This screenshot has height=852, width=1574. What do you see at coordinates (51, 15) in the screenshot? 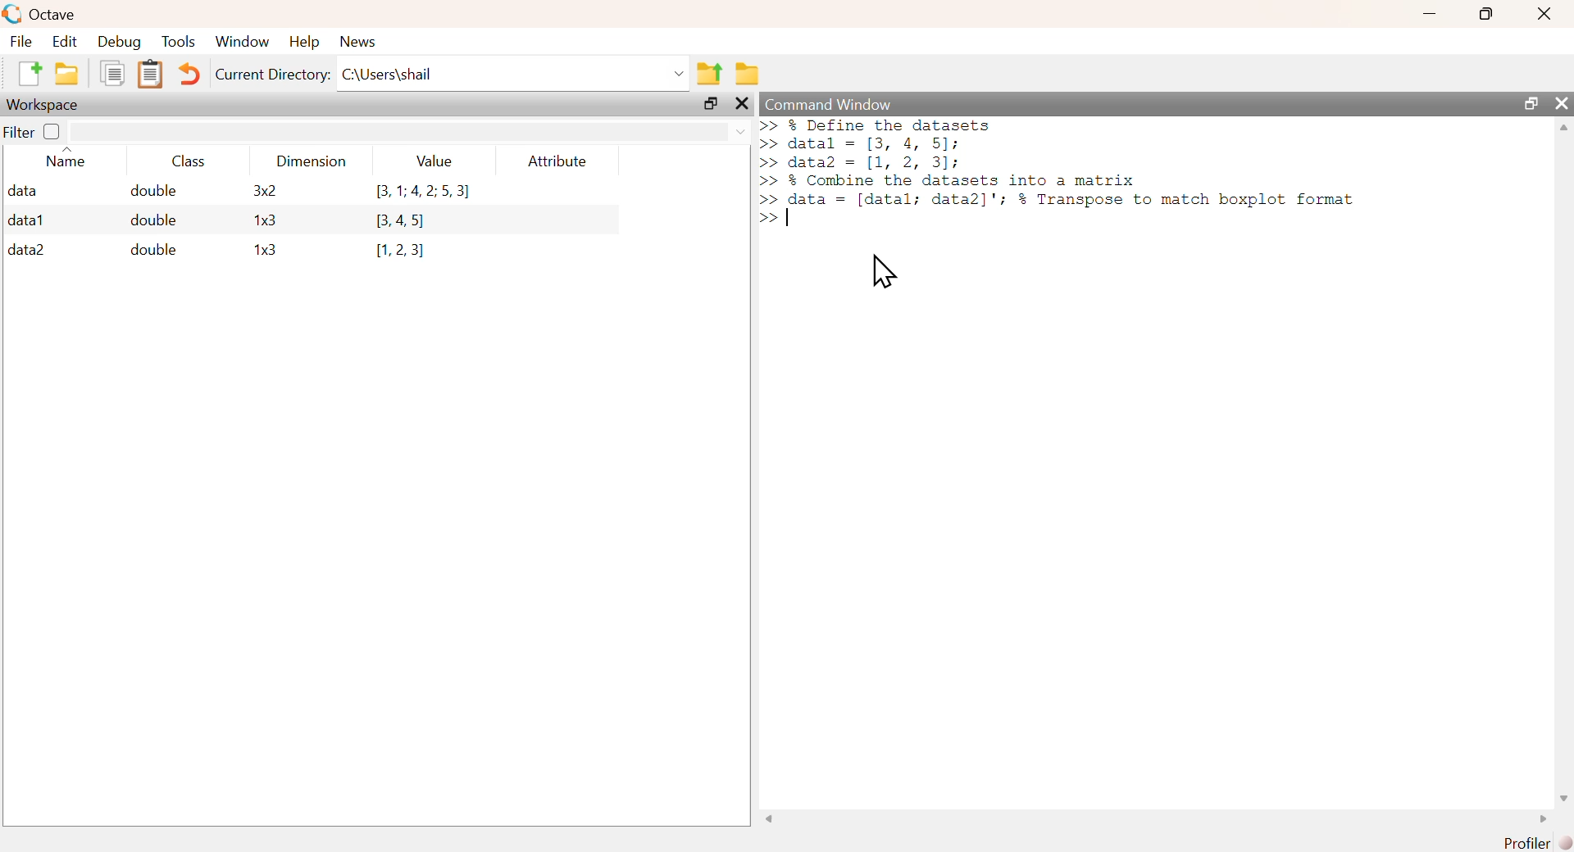
I see `Octave` at bounding box center [51, 15].